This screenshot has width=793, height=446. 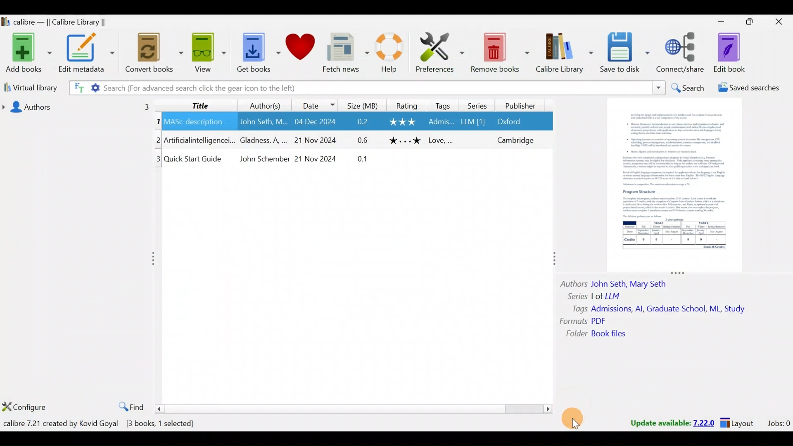 What do you see at coordinates (31, 88) in the screenshot?
I see `Virtual library` at bounding box center [31, 88].